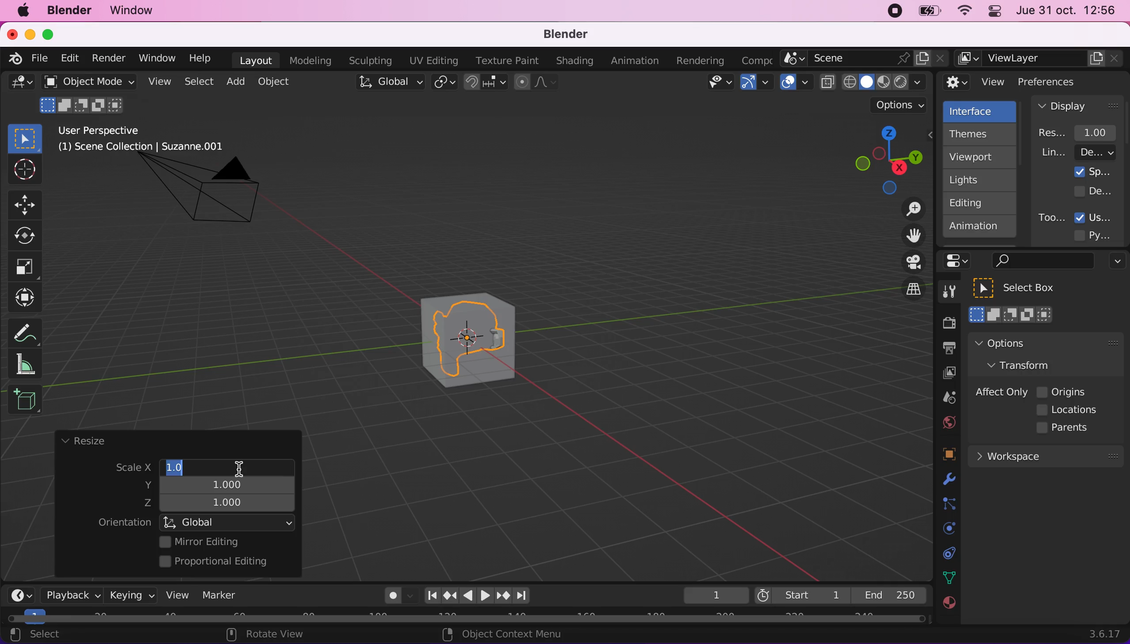 This screenshot has width=1130, height=644. What do you see at coordinates (1082, 132) in the screenshot?
I see `resolution scale` at bounding box center [1082, 132].